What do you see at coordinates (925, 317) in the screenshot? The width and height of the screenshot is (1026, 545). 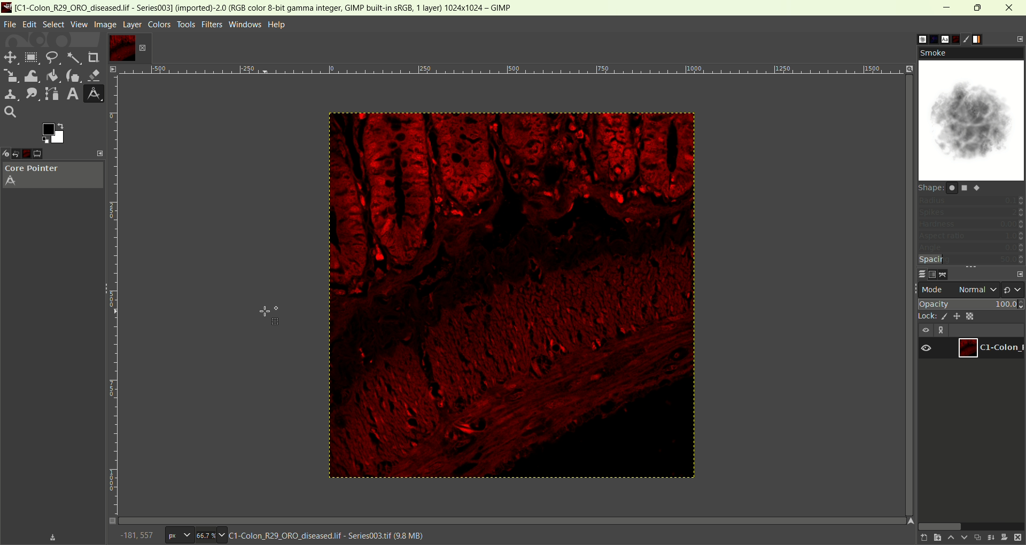 I see `lock` at bounding box center [925, 317].